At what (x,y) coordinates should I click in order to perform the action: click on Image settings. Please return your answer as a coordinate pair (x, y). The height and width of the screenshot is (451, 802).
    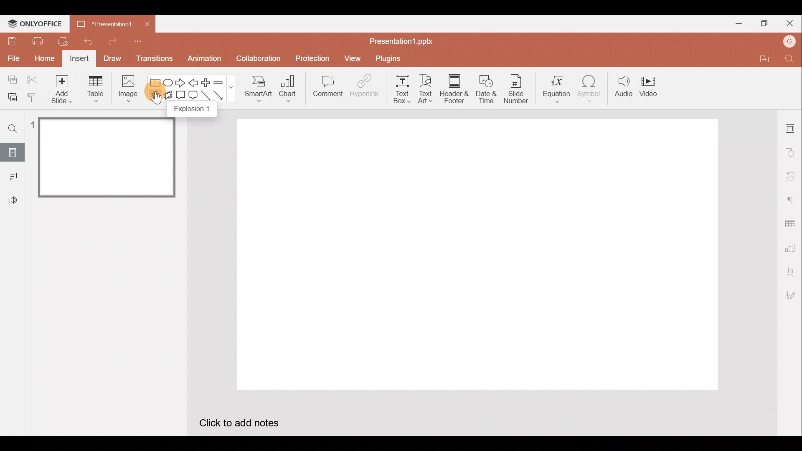
    Looking at the image, I should click on (789, 175).